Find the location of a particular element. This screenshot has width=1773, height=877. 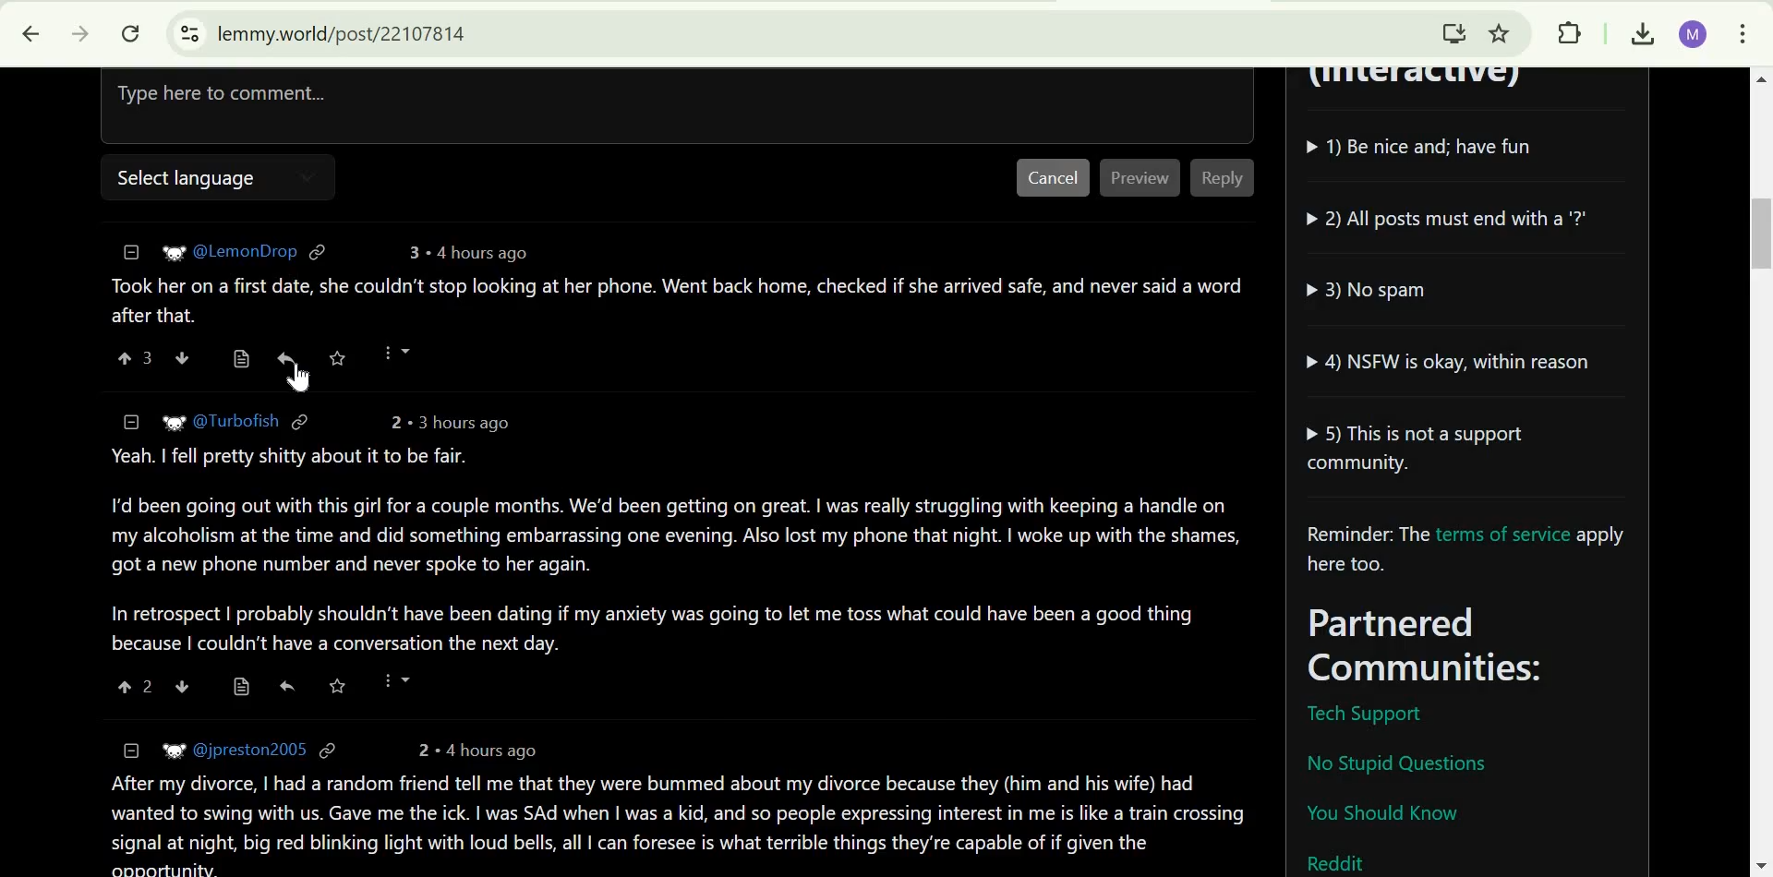

Type here to comment... is located at coordinates (483, 102).